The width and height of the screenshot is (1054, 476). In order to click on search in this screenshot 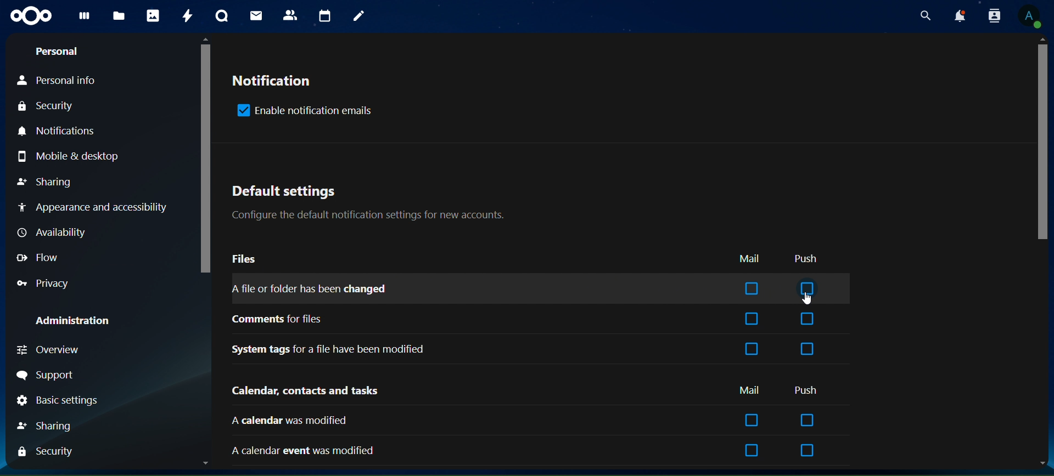, I will do `click(922, 15)`.